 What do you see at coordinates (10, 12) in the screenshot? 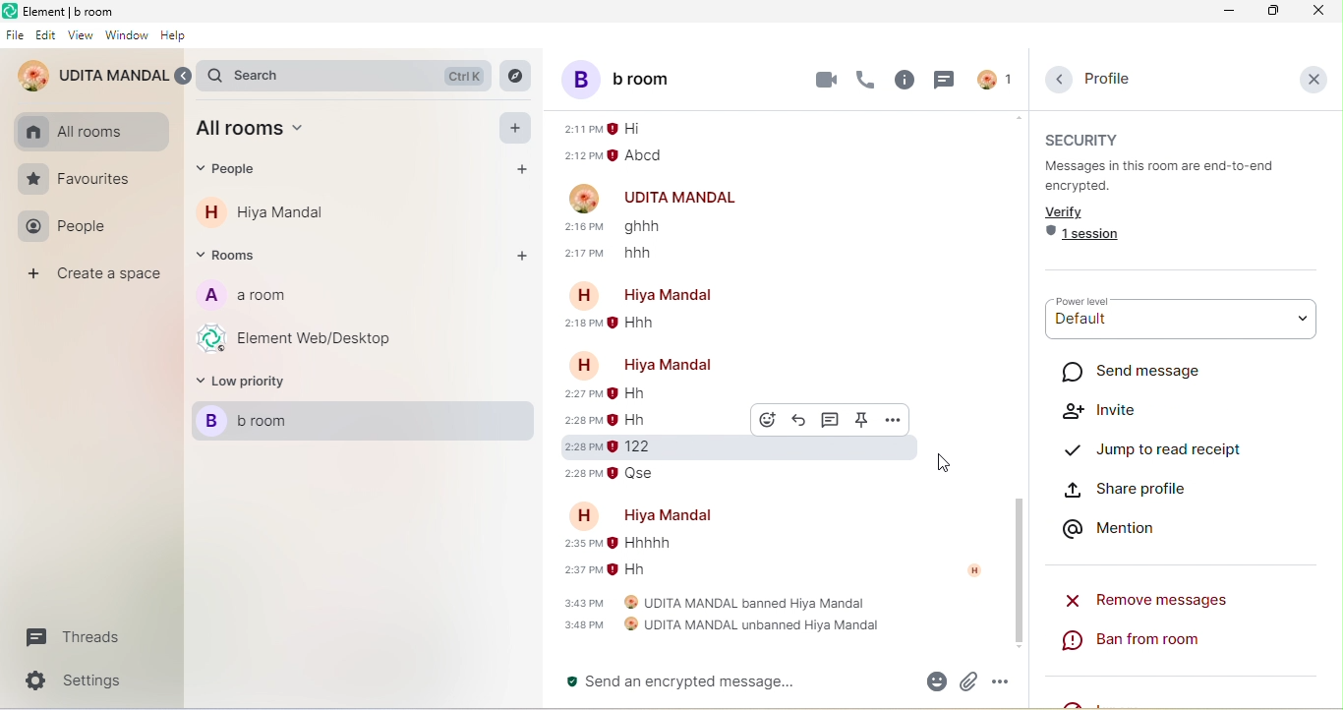
I see `element logo` at bounding box center [10, 12].